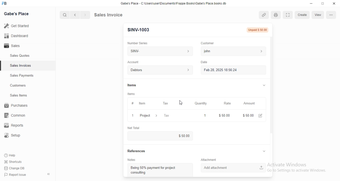 The width and height of the screenshot is (340, 181). I want to click on expand, so click(287, 15).